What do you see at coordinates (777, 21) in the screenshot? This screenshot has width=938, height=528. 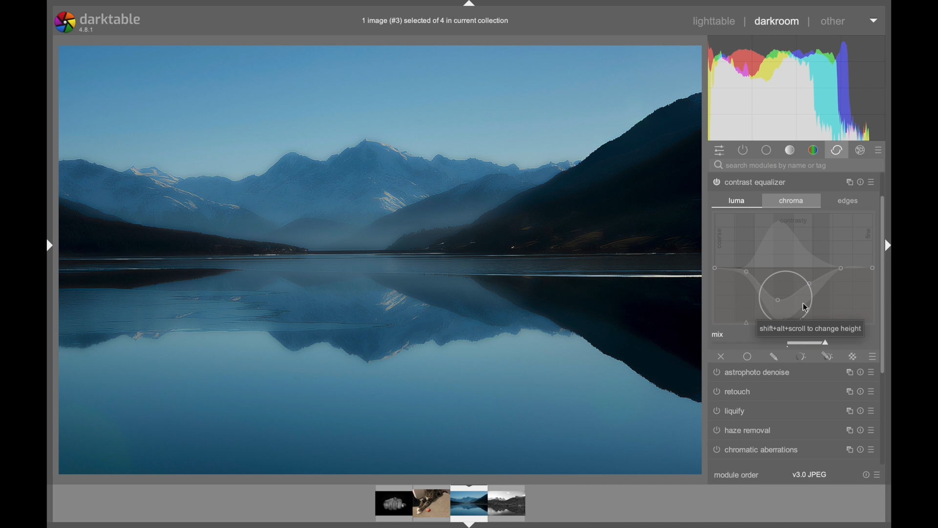 I see `darkroom` at bounding box center [777, 21].